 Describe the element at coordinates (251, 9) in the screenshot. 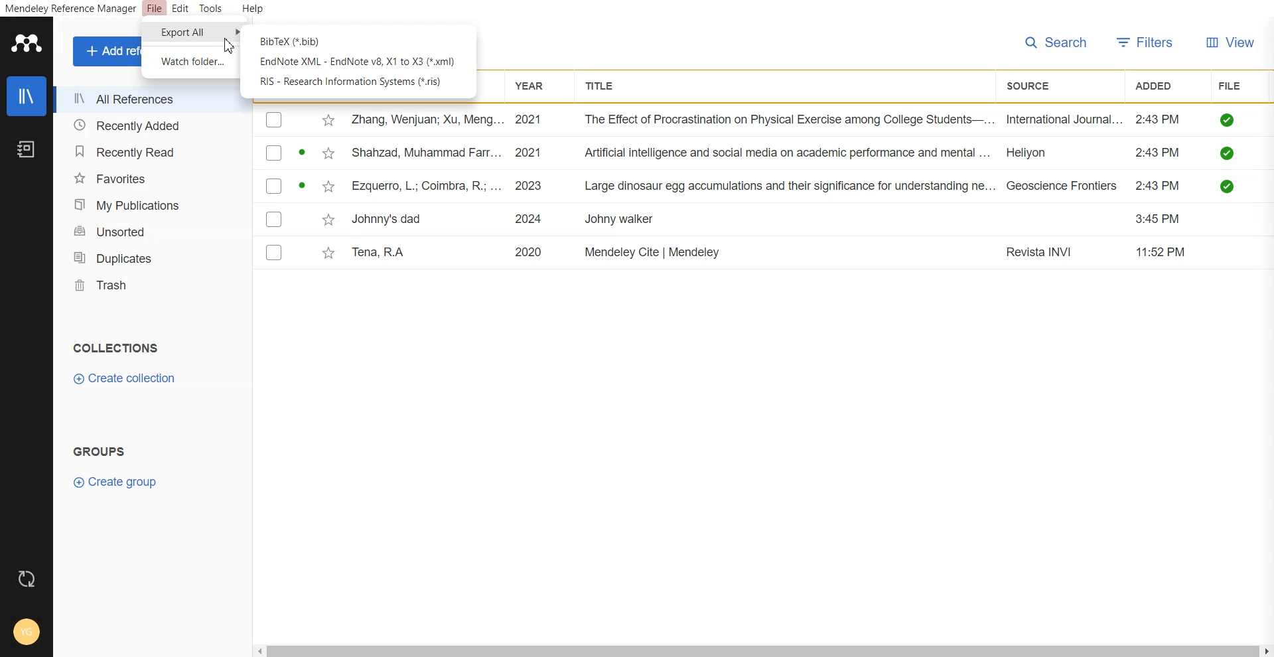

I see `Help` at that location.